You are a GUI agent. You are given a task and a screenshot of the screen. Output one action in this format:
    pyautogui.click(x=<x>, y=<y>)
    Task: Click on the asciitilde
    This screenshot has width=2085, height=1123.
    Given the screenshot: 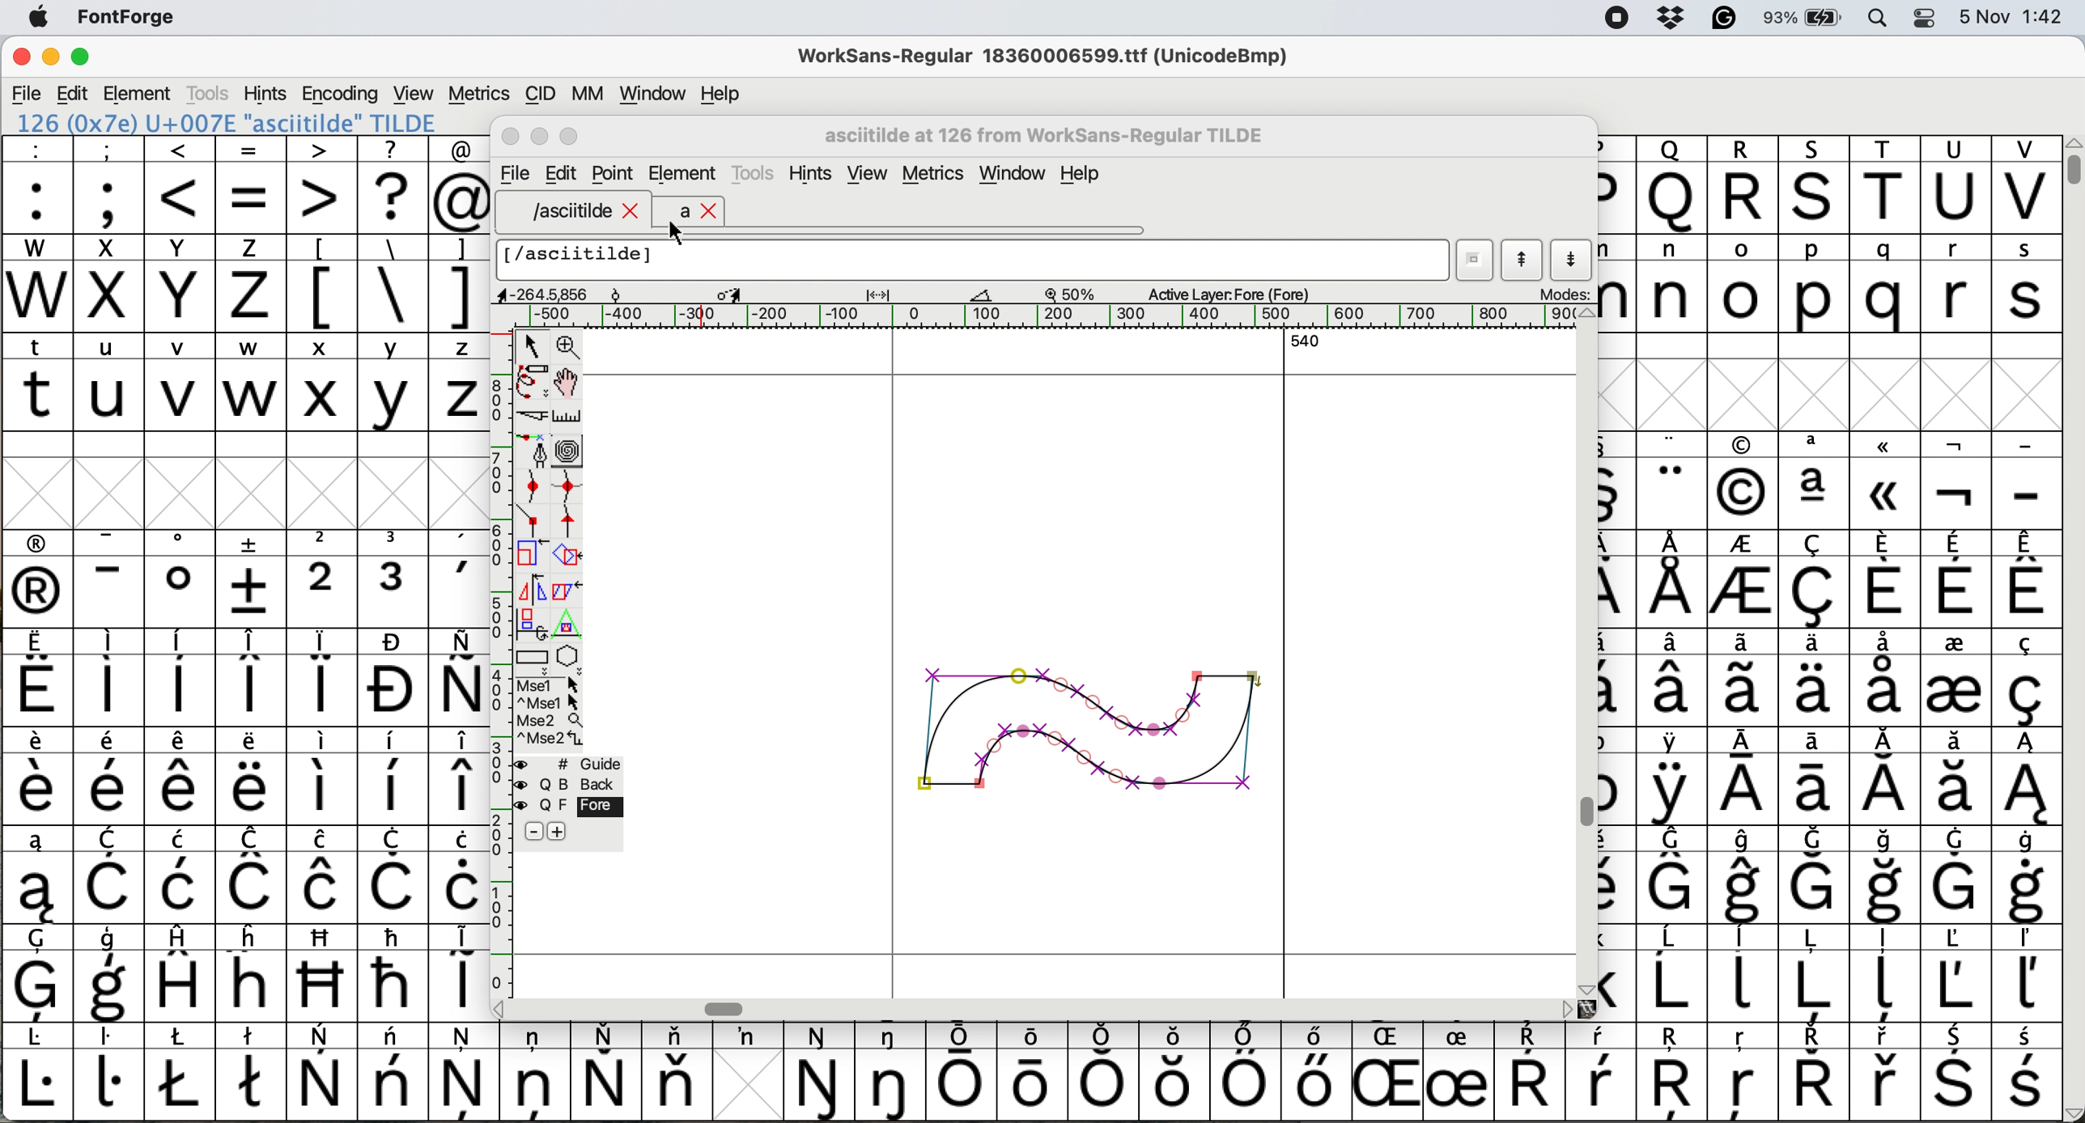 What is the action you would take?
    pyautogui.click(x=582, y=211)
    